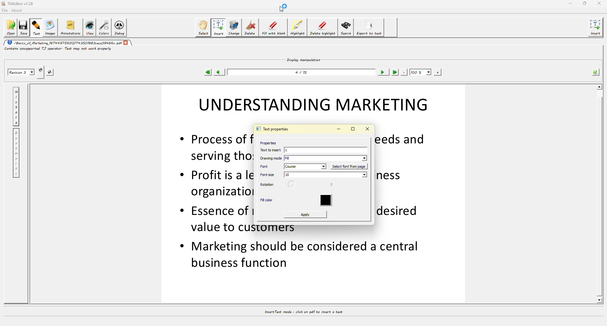 The image size is (607, 326). What do you see at coordinates (274, 27) in the screenshot?
I see `fill with blank` at bounding box center [274, 27].